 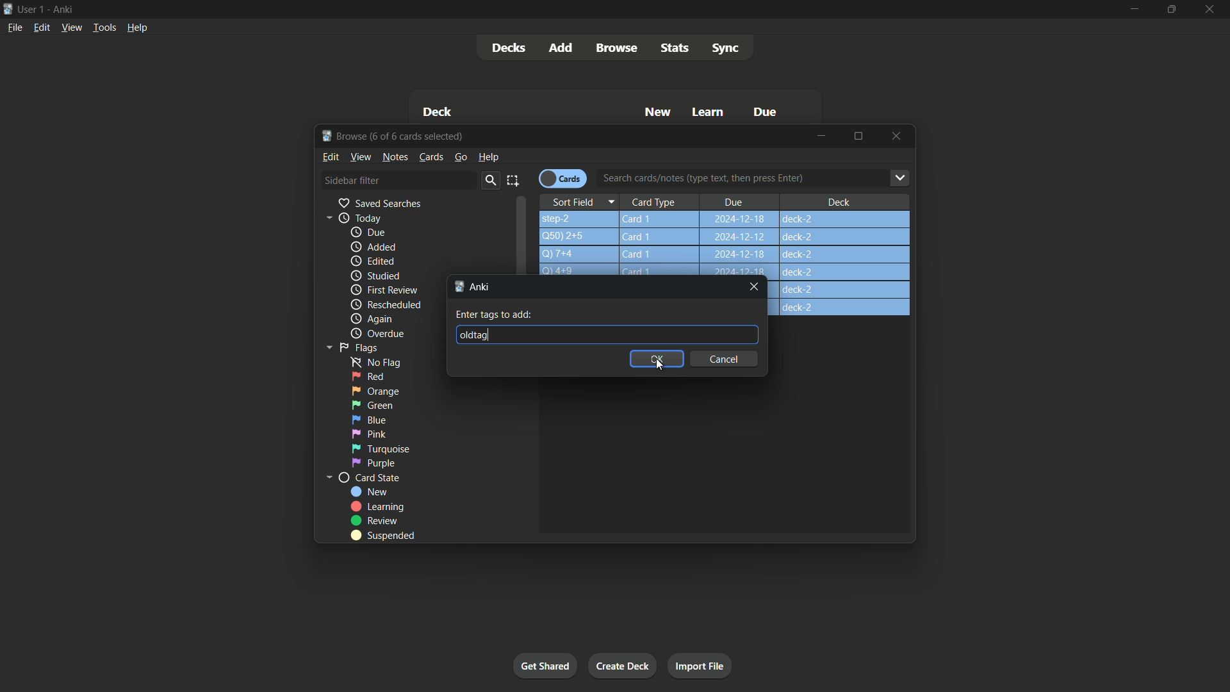 I want to click on Search cards/notes (type text, then press Enter), so click(x=758, y=179).